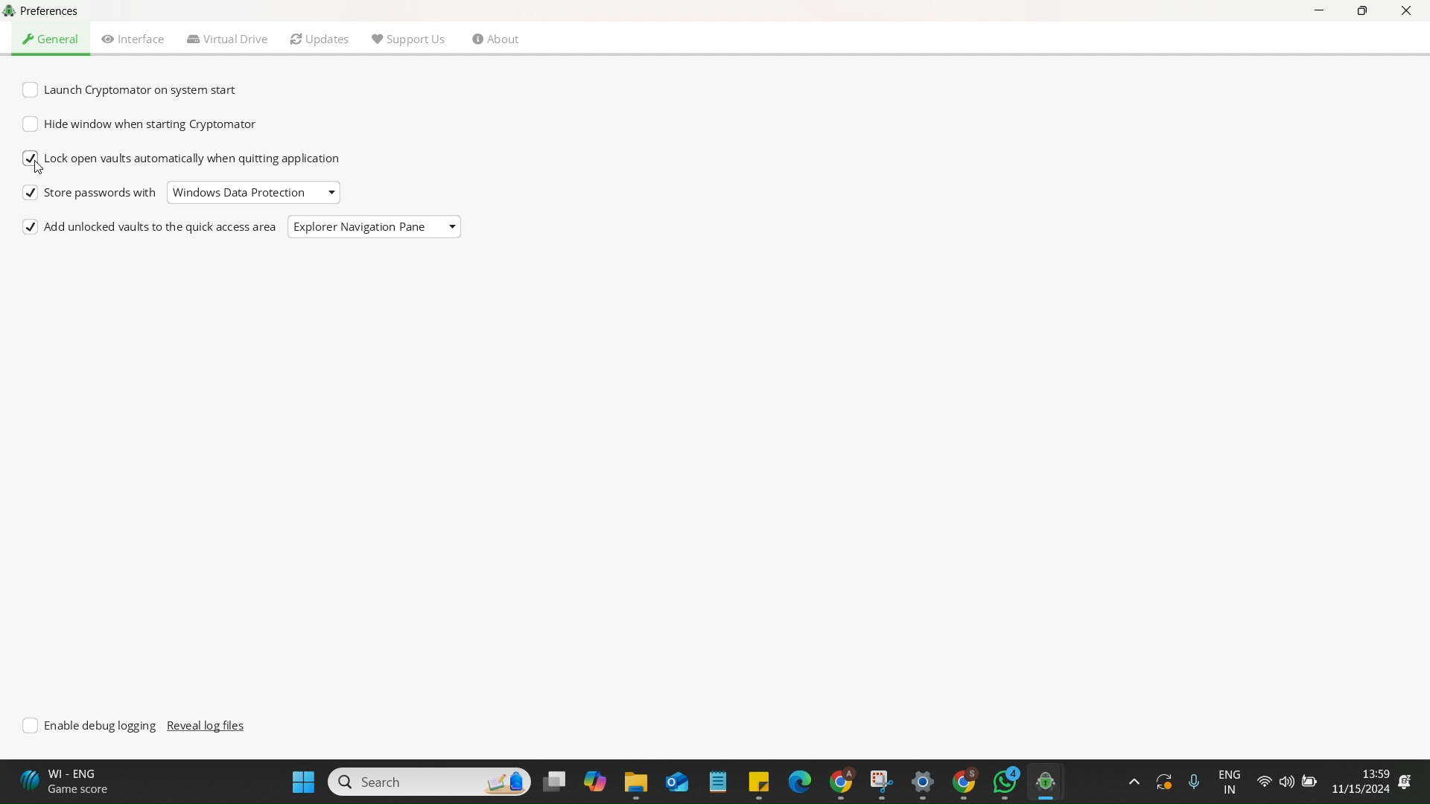  Describe the element at coordinates (1192, 779) in the screenshot. I see `Mic` at that location.